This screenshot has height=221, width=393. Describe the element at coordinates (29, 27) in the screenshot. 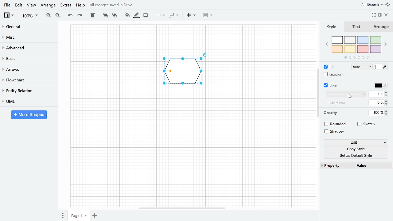

I see `General` at that location.